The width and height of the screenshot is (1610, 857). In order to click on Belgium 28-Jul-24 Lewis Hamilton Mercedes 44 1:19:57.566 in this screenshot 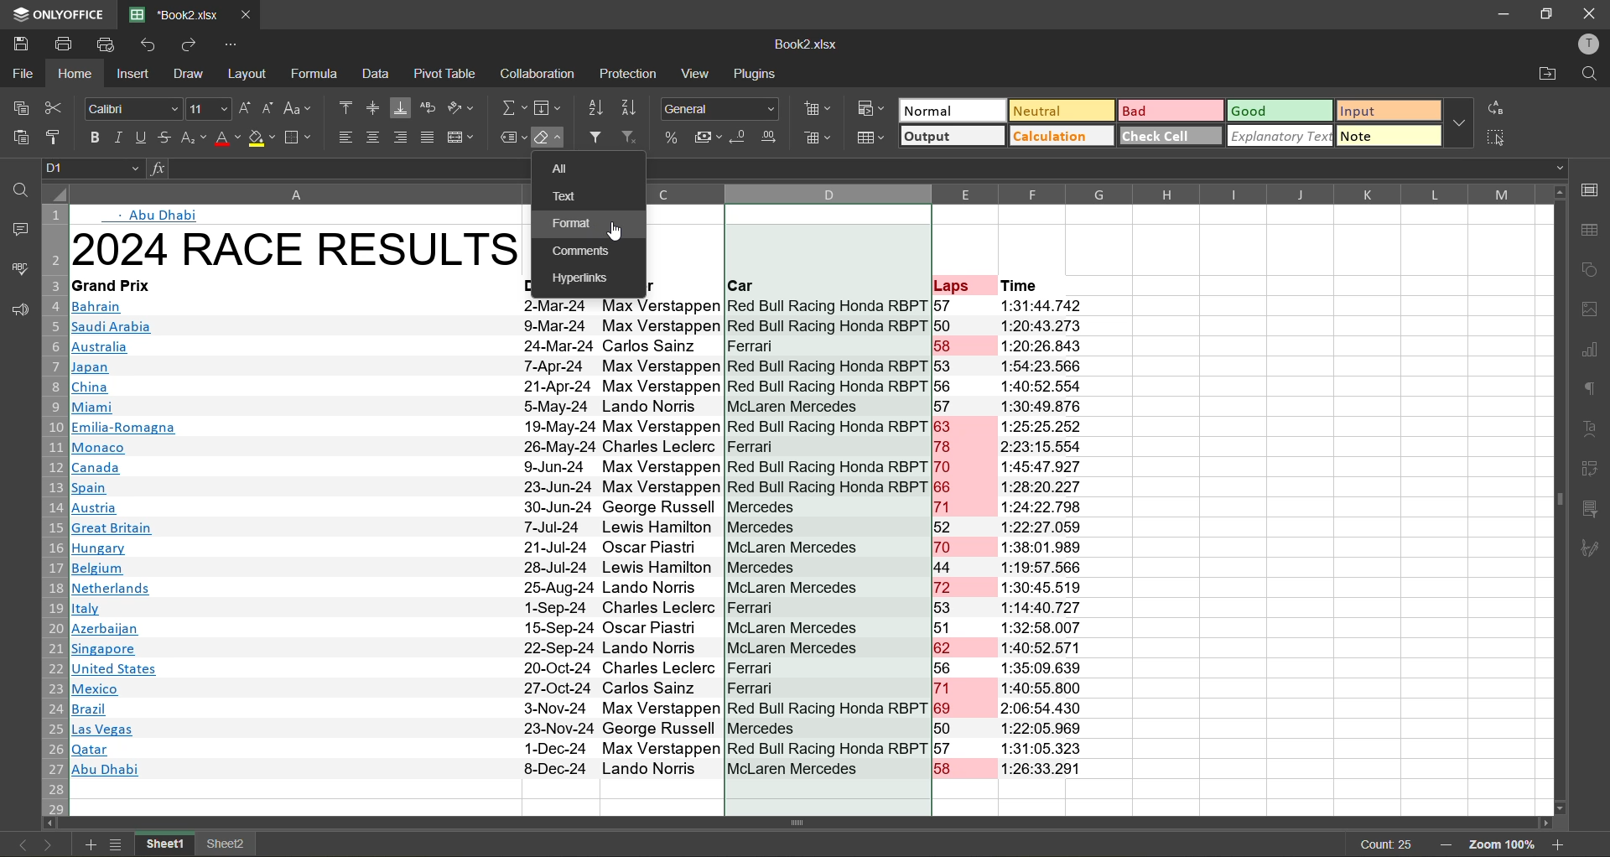, I will do `click(584, 569)`.